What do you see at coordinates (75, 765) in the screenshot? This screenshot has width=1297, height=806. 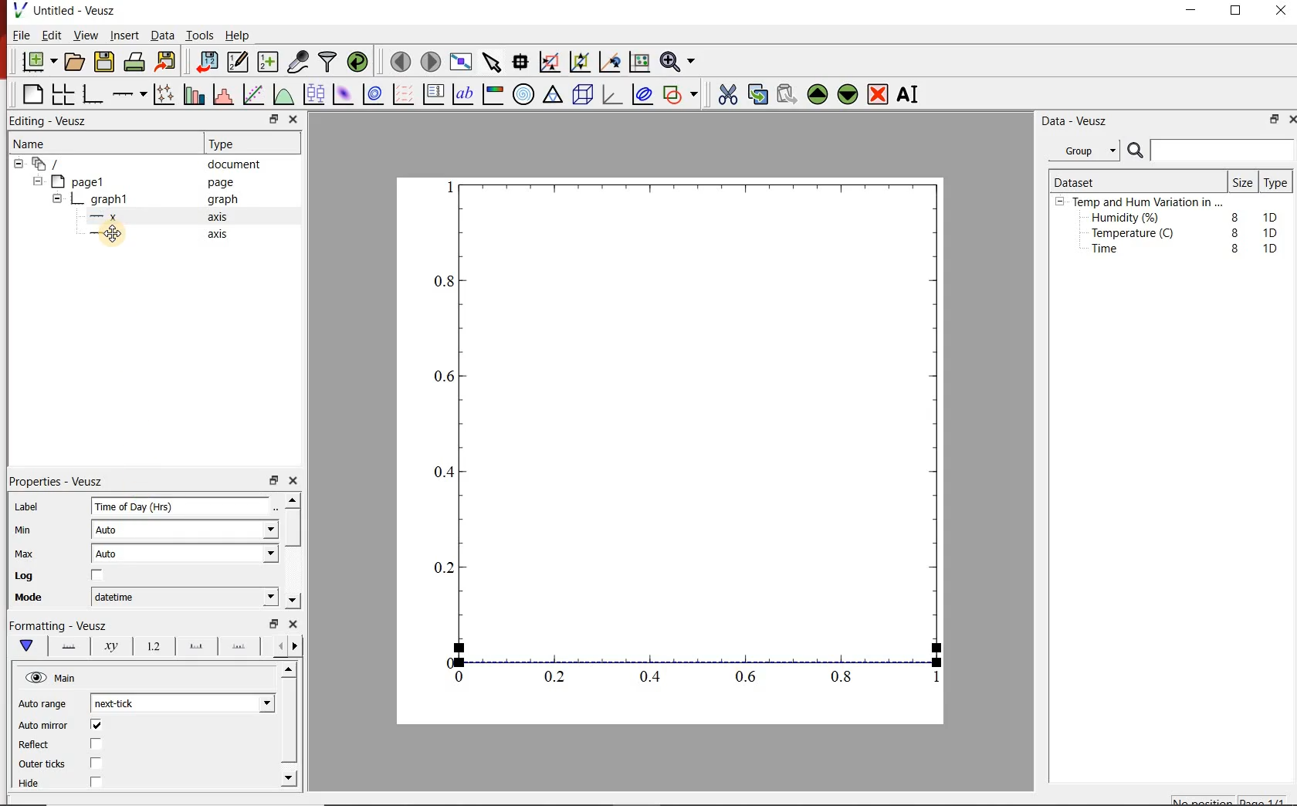 I see `Outer ticks` at bounding box center [75, 765].